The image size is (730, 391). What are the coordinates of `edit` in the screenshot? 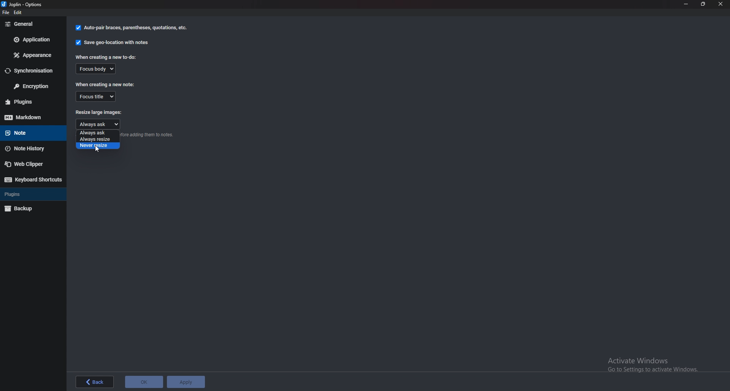 It's located at (21, 13).